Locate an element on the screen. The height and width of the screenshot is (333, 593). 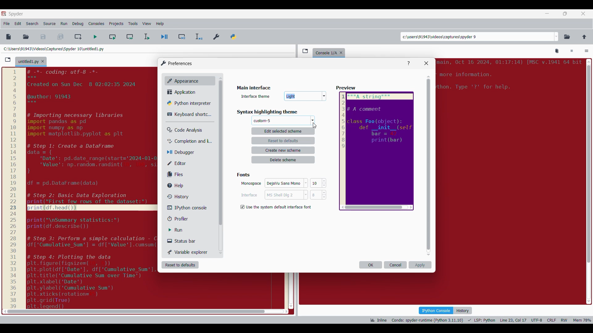
Preferences is located at coordinates (217, 35).